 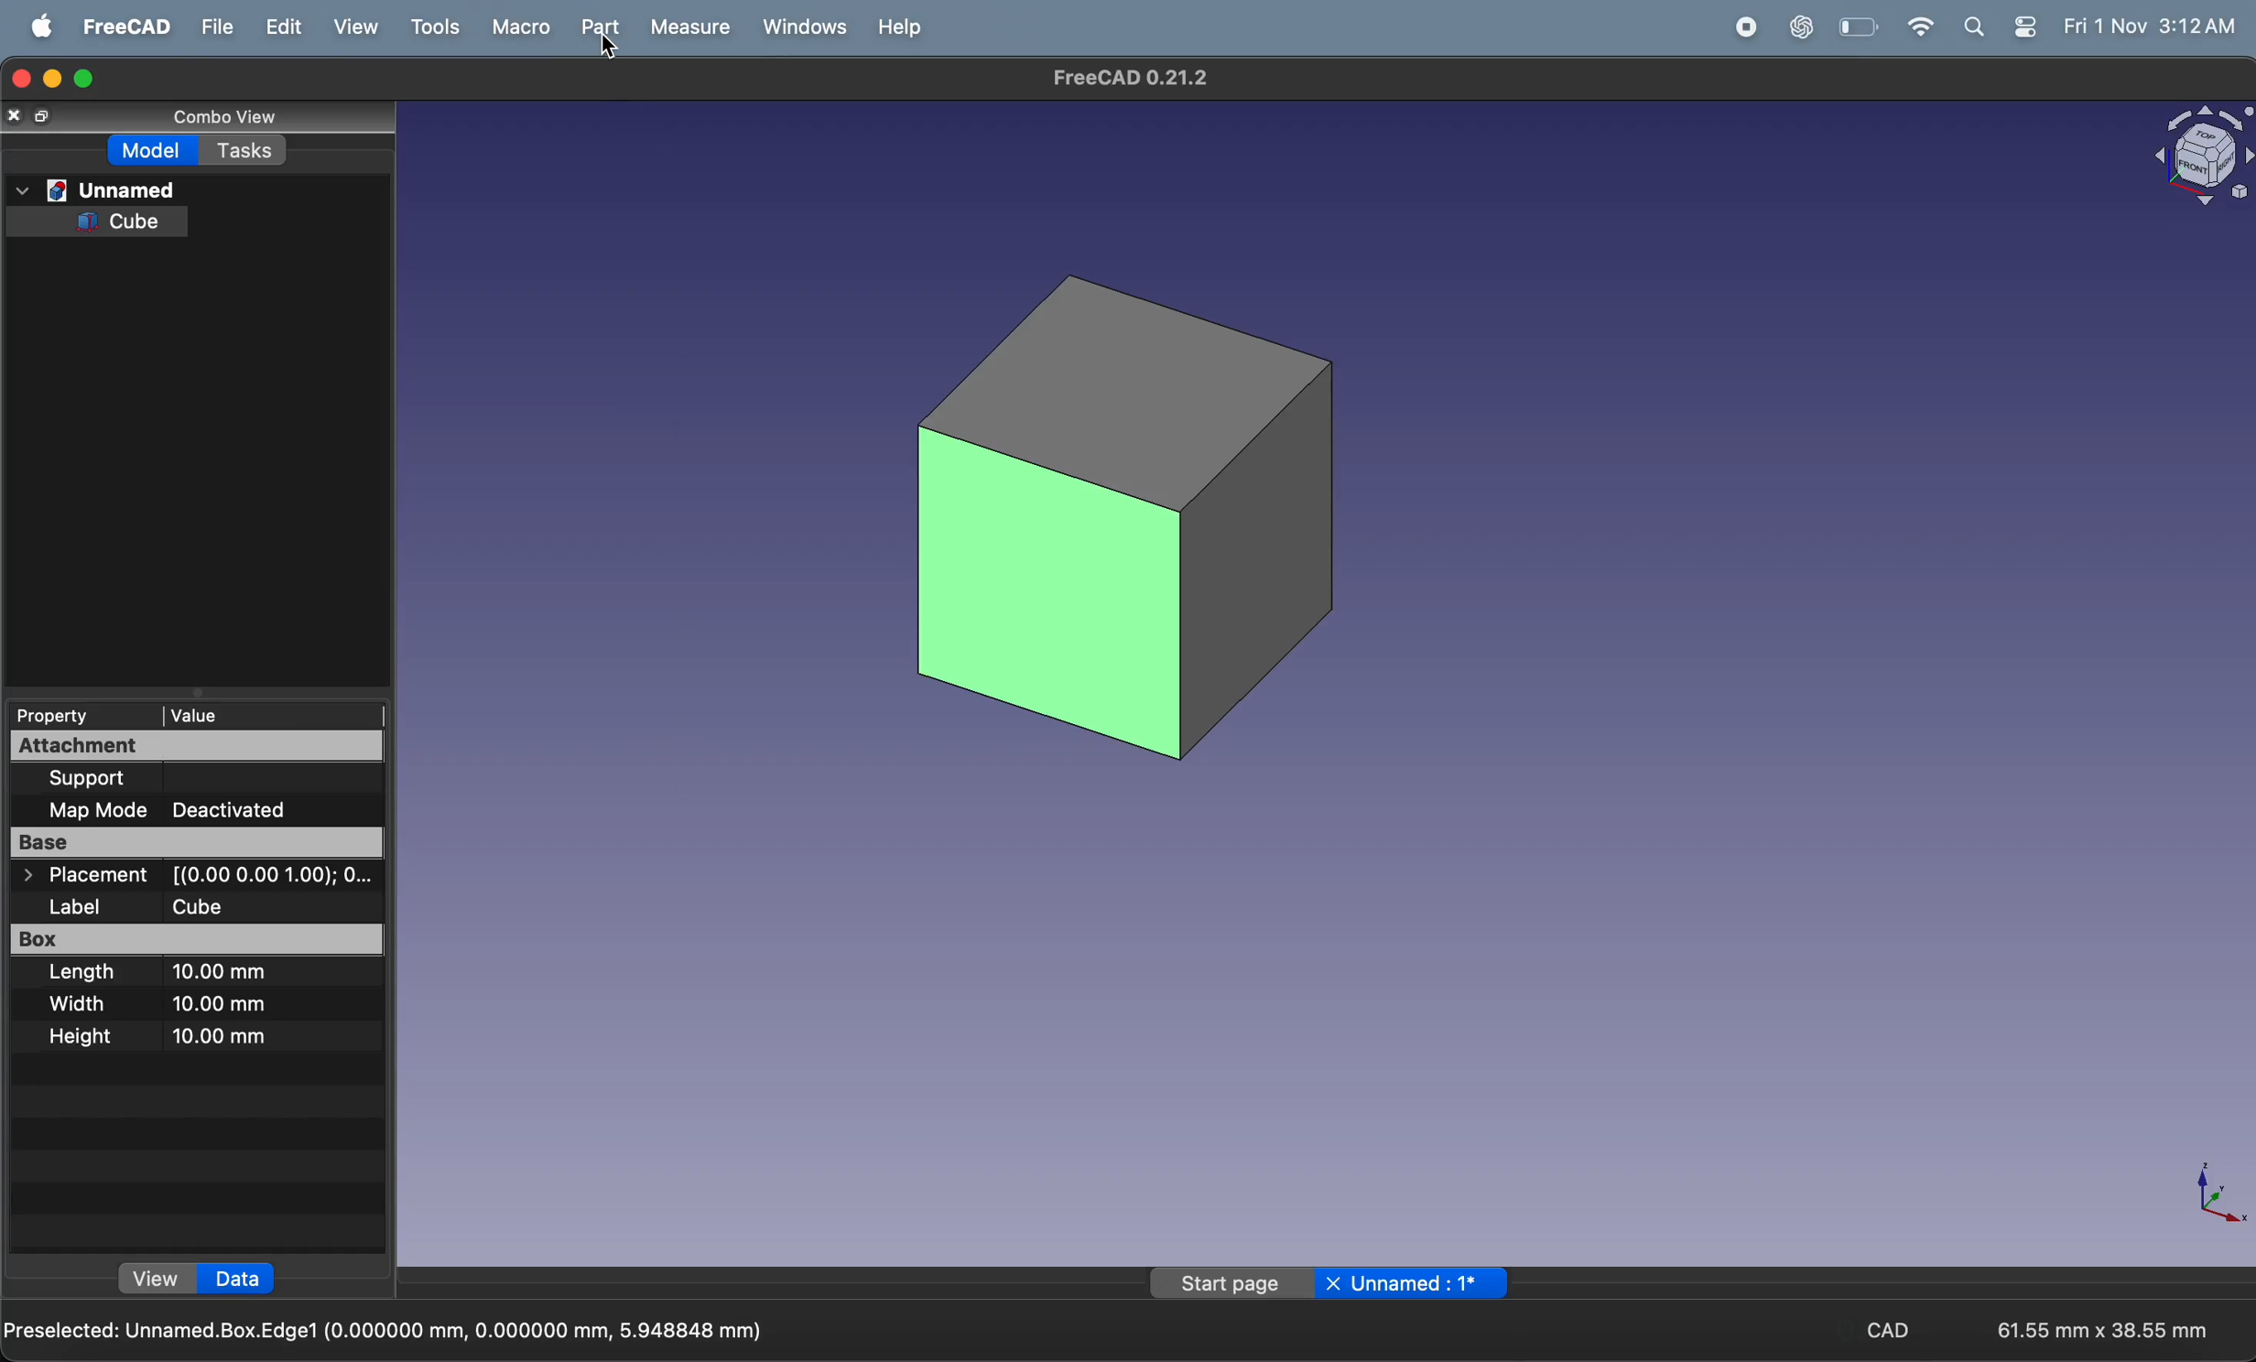 I want to click on record, so click(x=1749, y=26).